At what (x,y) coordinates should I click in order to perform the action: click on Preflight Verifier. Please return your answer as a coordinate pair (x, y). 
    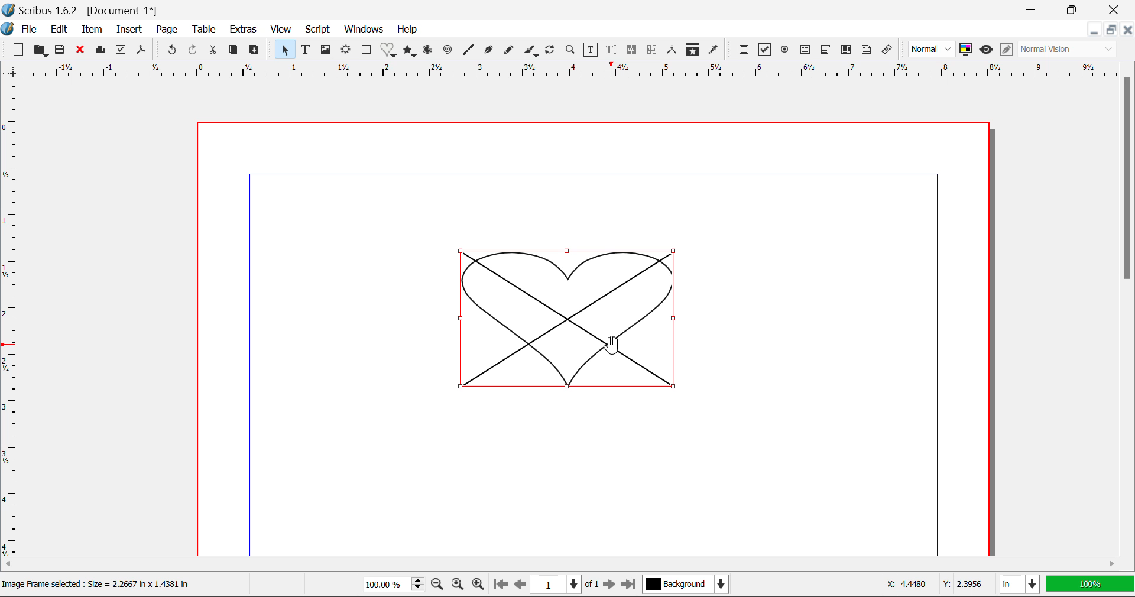
    Looking at the image, I should click on (122, 53).